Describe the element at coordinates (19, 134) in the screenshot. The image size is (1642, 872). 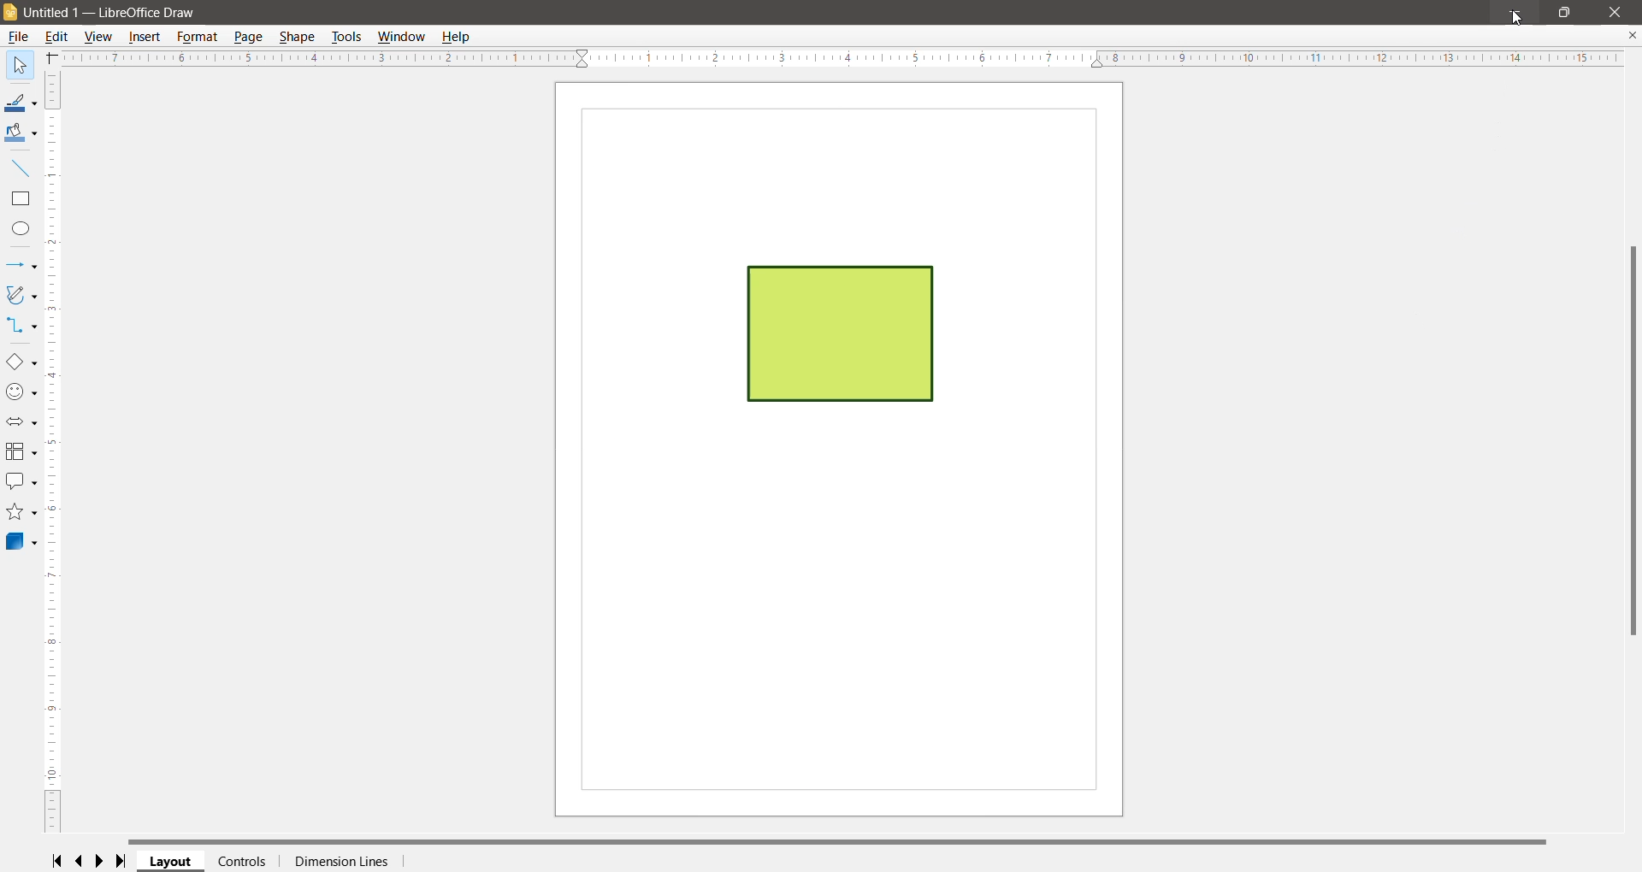
I see `Fill Color` at that location.